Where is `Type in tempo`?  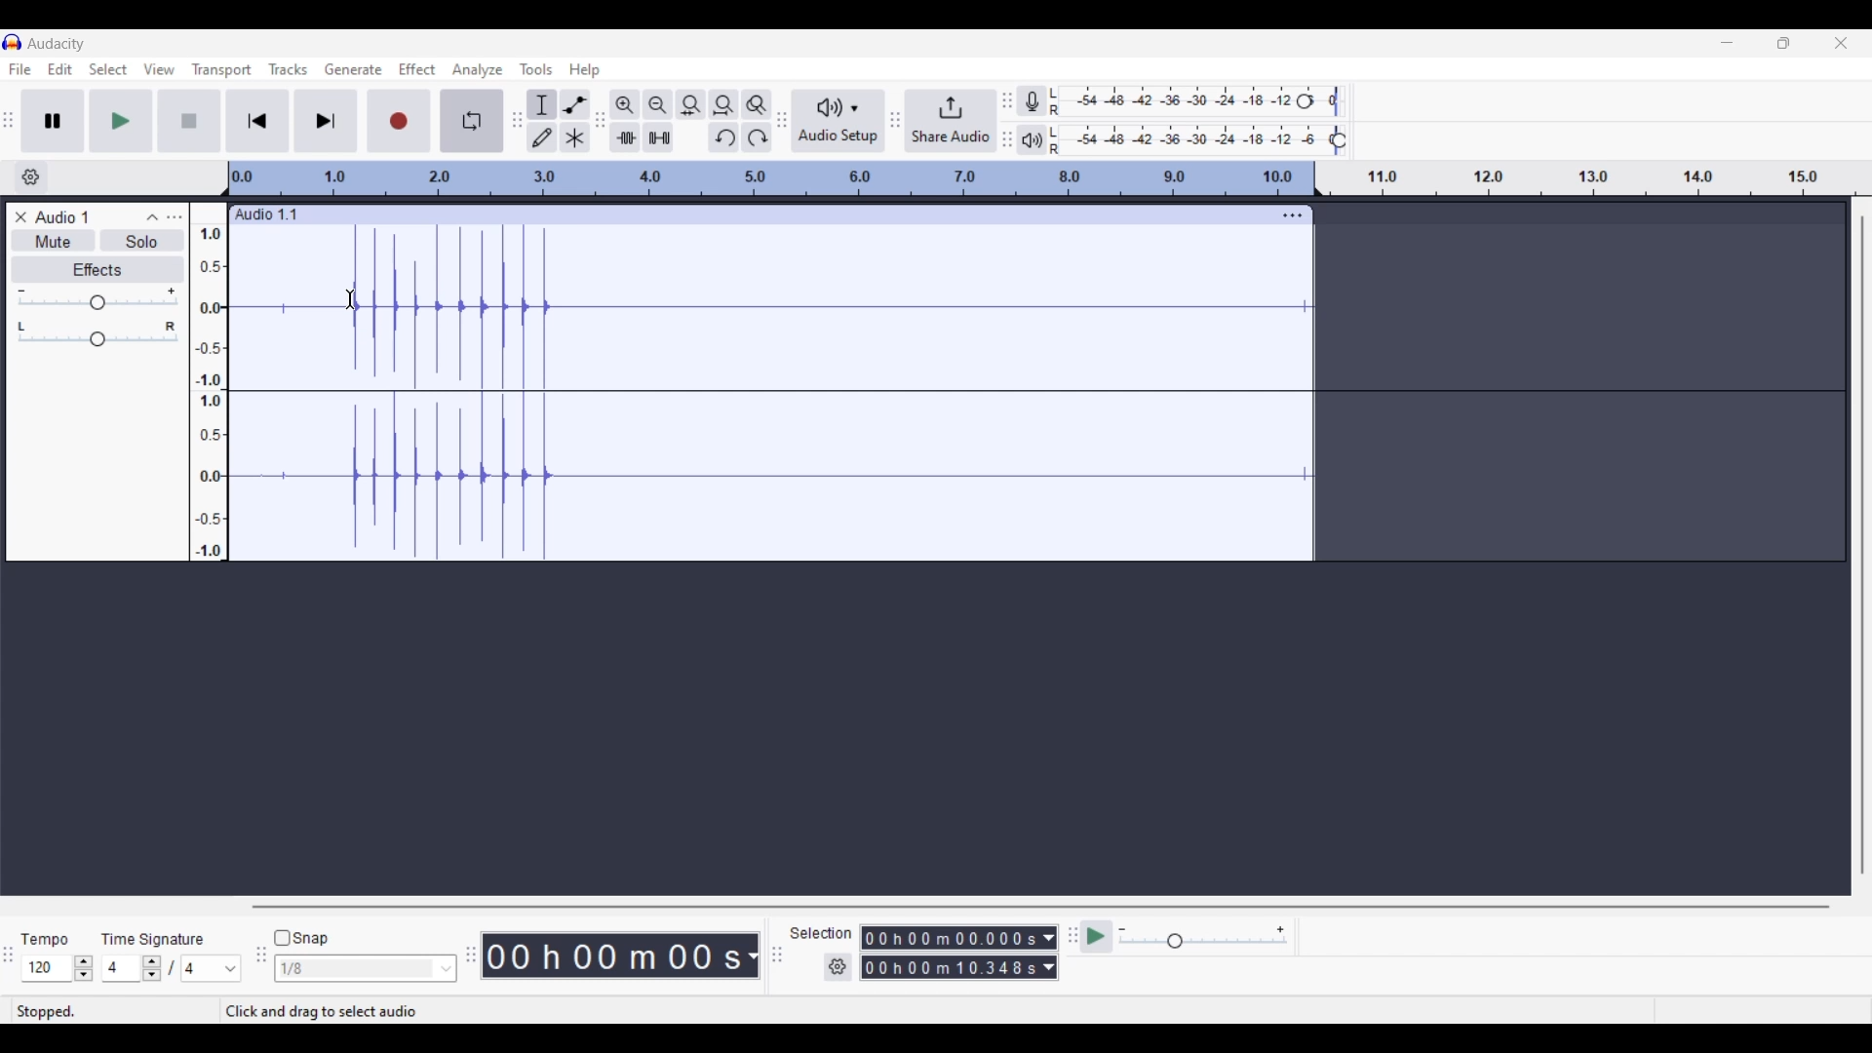 Type in tempo is located at coordinates (48, 968).